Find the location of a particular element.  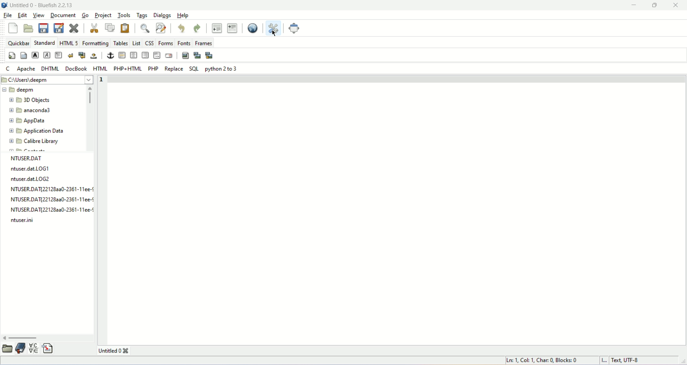

go is located at coordinates (84, 15).